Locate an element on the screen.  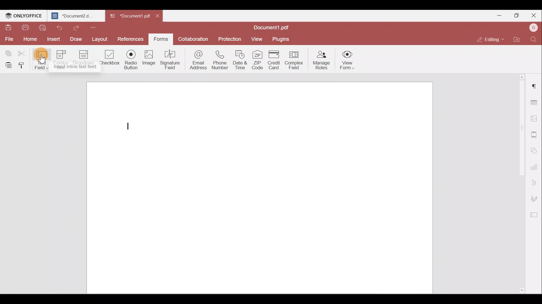
Date & time is located at coordinates (240, 61).